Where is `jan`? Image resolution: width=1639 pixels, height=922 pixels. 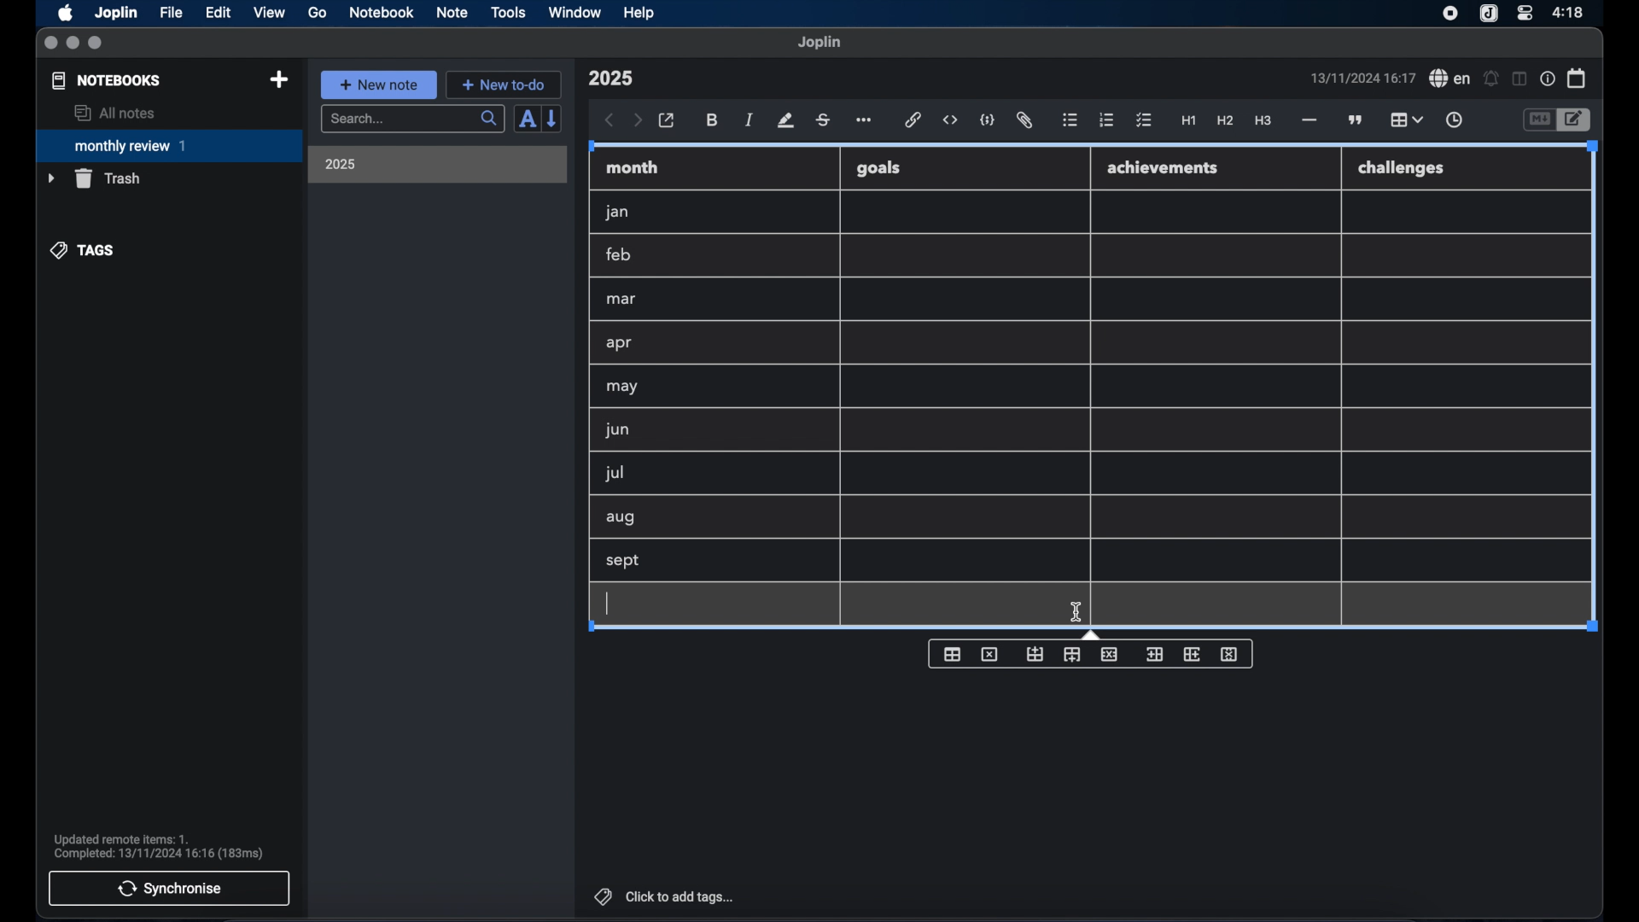
jan is located at coordinates (617, 213).